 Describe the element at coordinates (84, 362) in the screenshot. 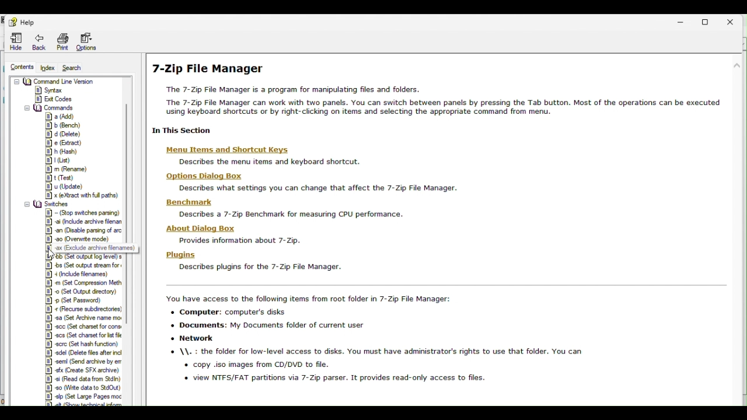

I see `#] semi (Send archive by er` at that location.